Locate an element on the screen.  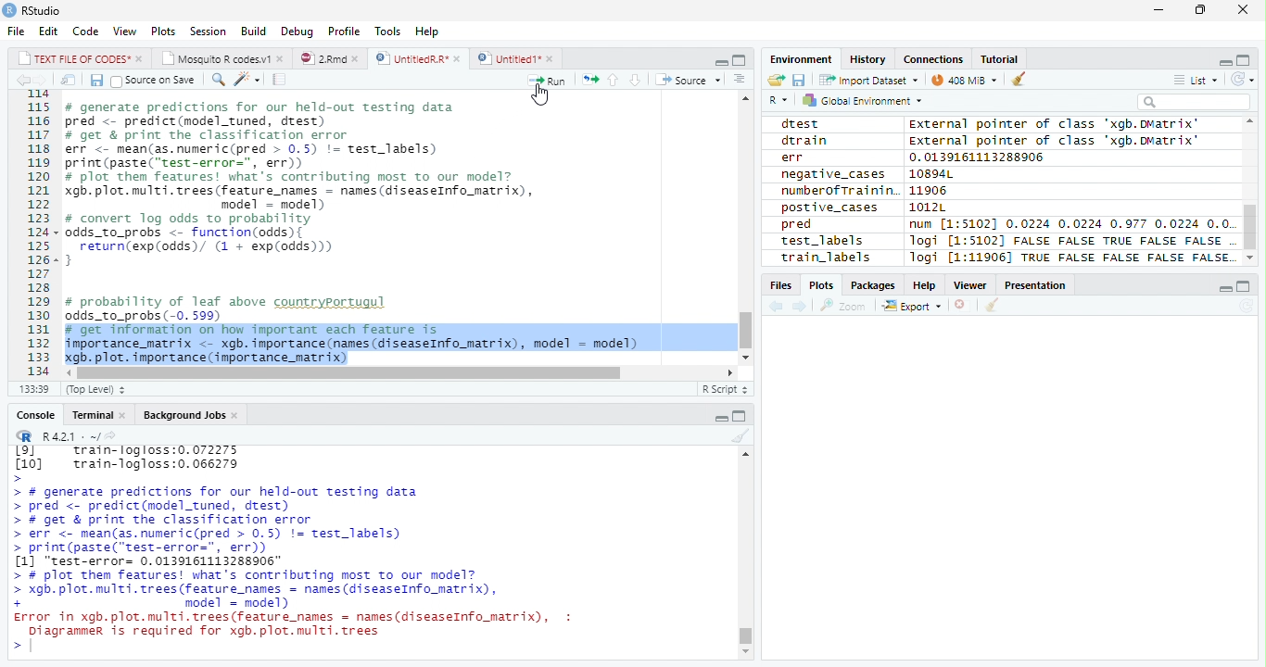
Help is located at coordinates (922, 284).